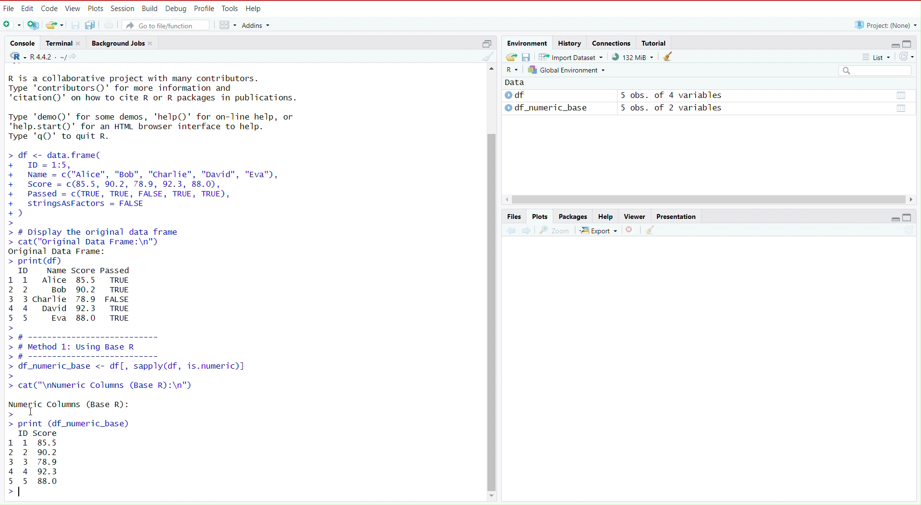 Image resolution: width=921 pixels, height=505 pixels. Describe the element at coordinates (57, 42) in the screenshot. I see `Terminal` at that location.